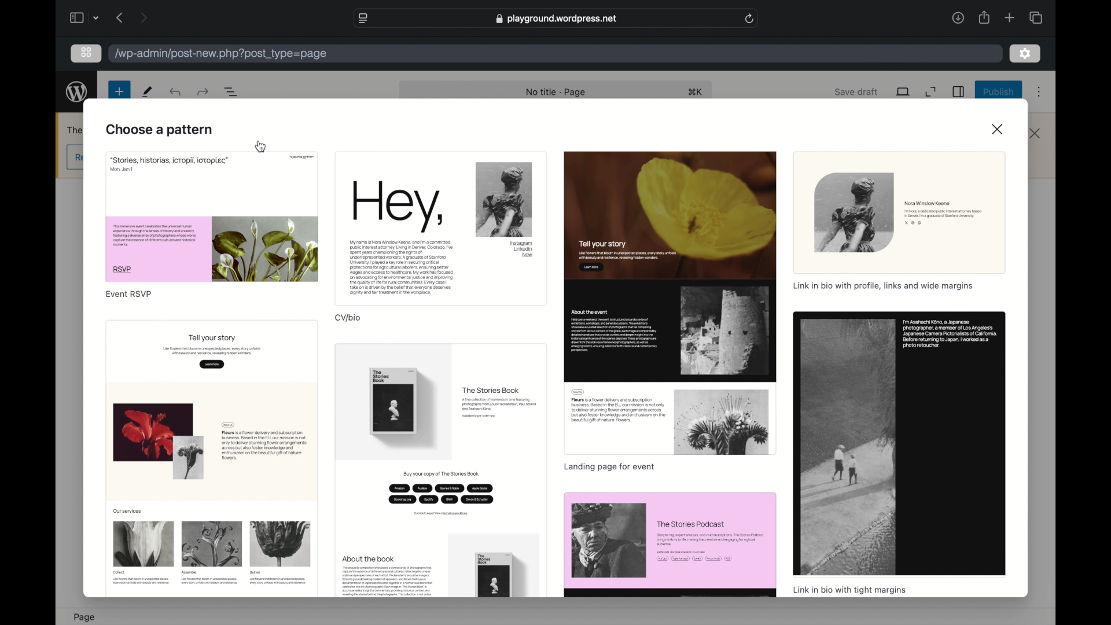 Image resolution: width=1111 pixels, height=625 pixels. I want to click on expand, so click(930, 91).